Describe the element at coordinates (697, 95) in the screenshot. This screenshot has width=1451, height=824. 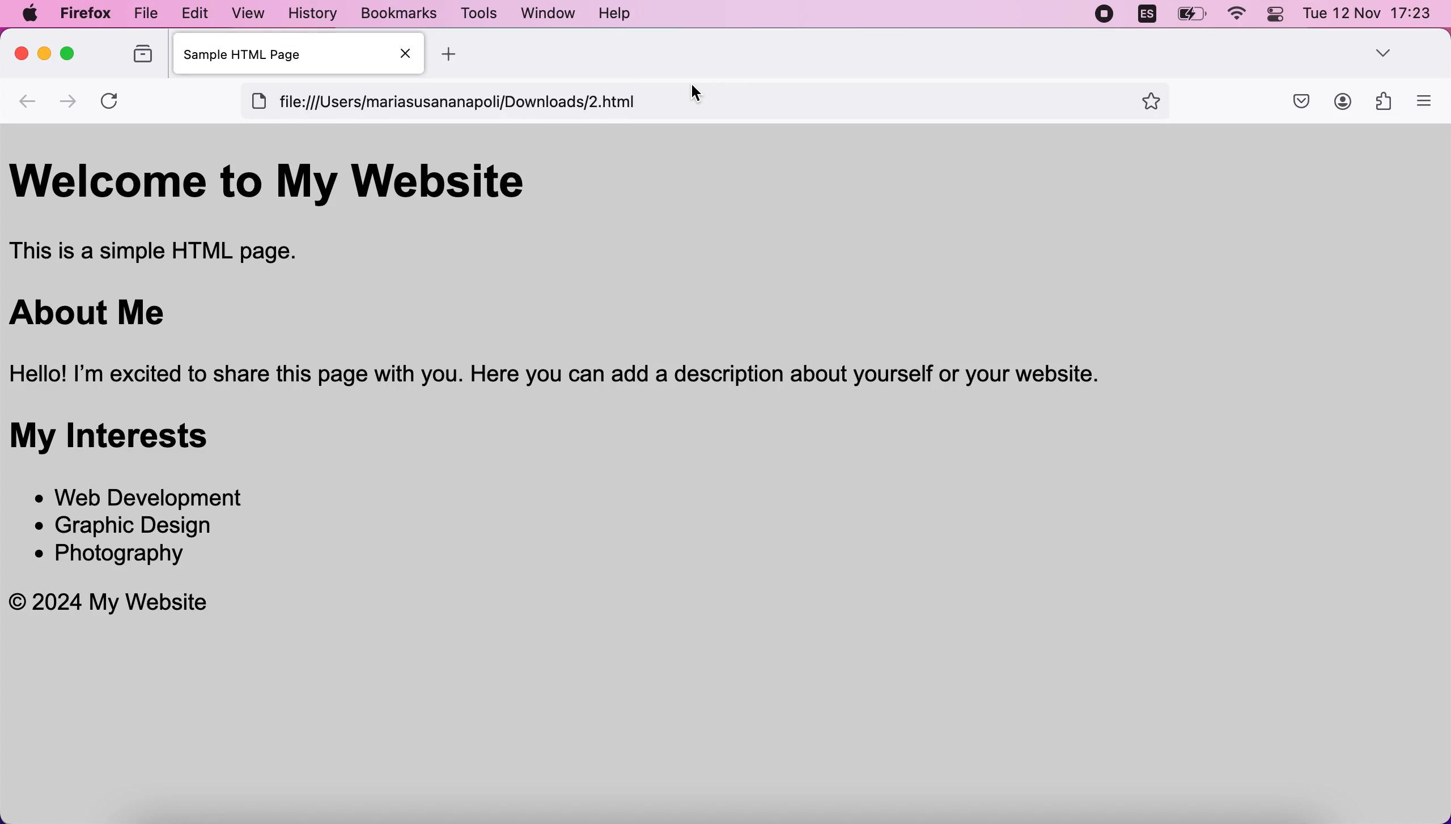
I see `cursor` at that location.